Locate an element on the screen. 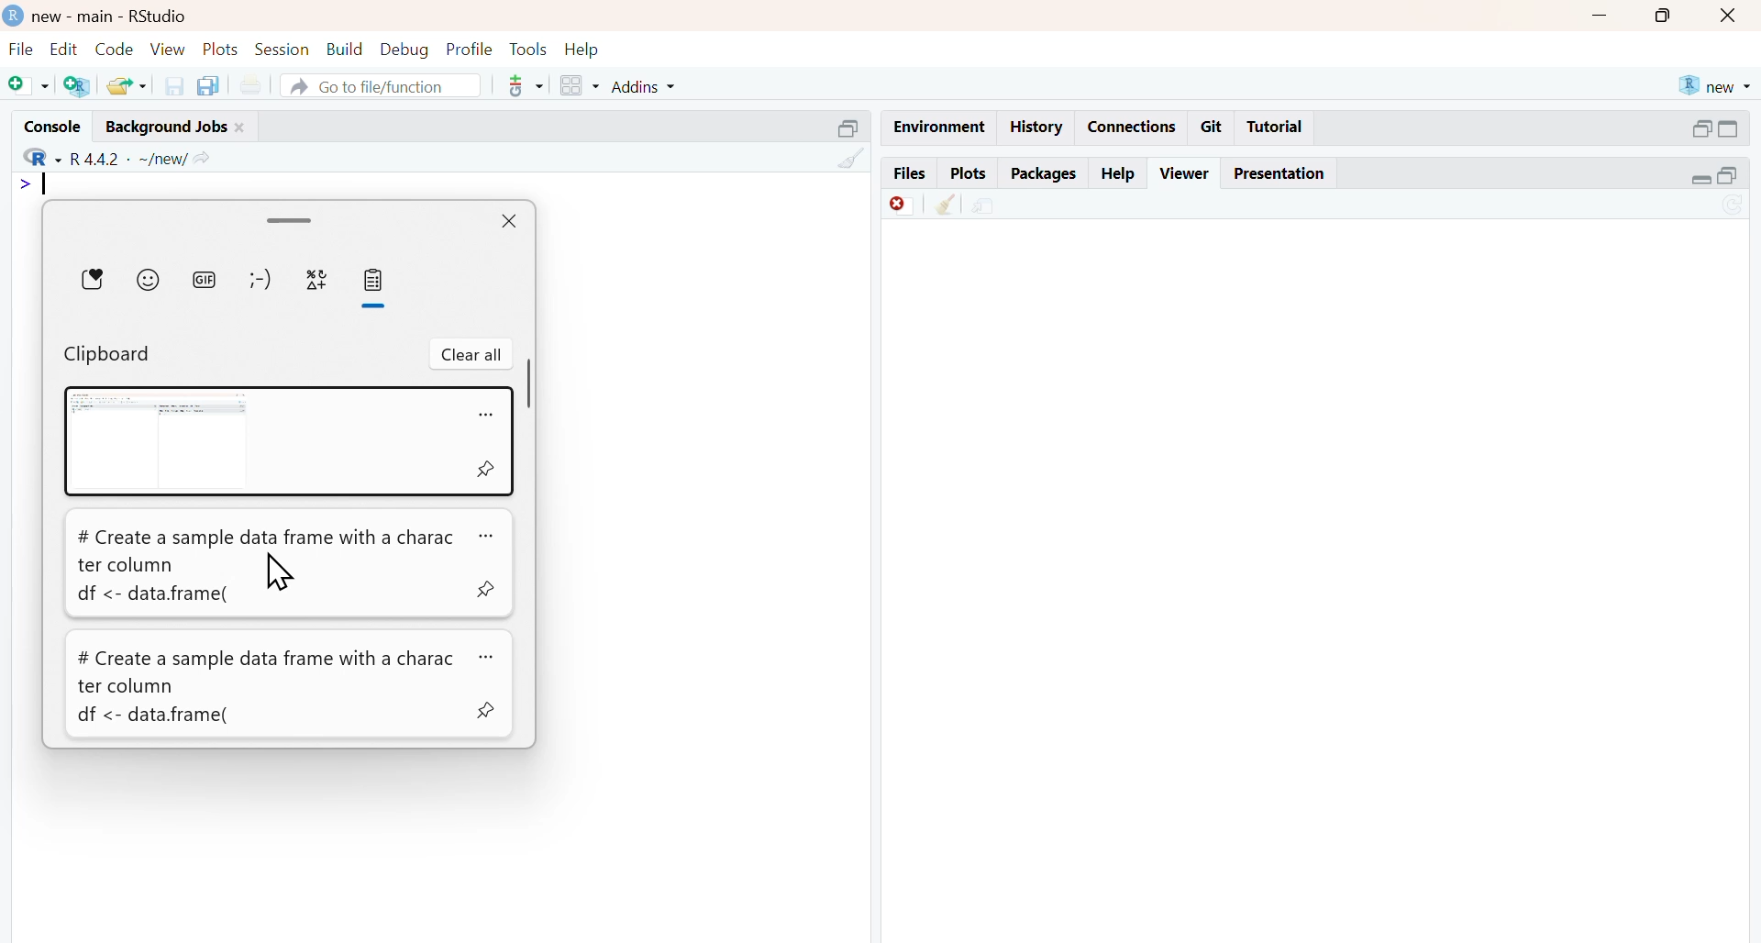  R is located at coordinates (42, 157).